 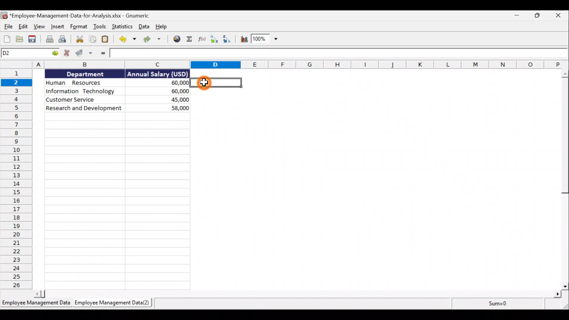 I want to click on Cut the selection, so click(x=79, y=39).